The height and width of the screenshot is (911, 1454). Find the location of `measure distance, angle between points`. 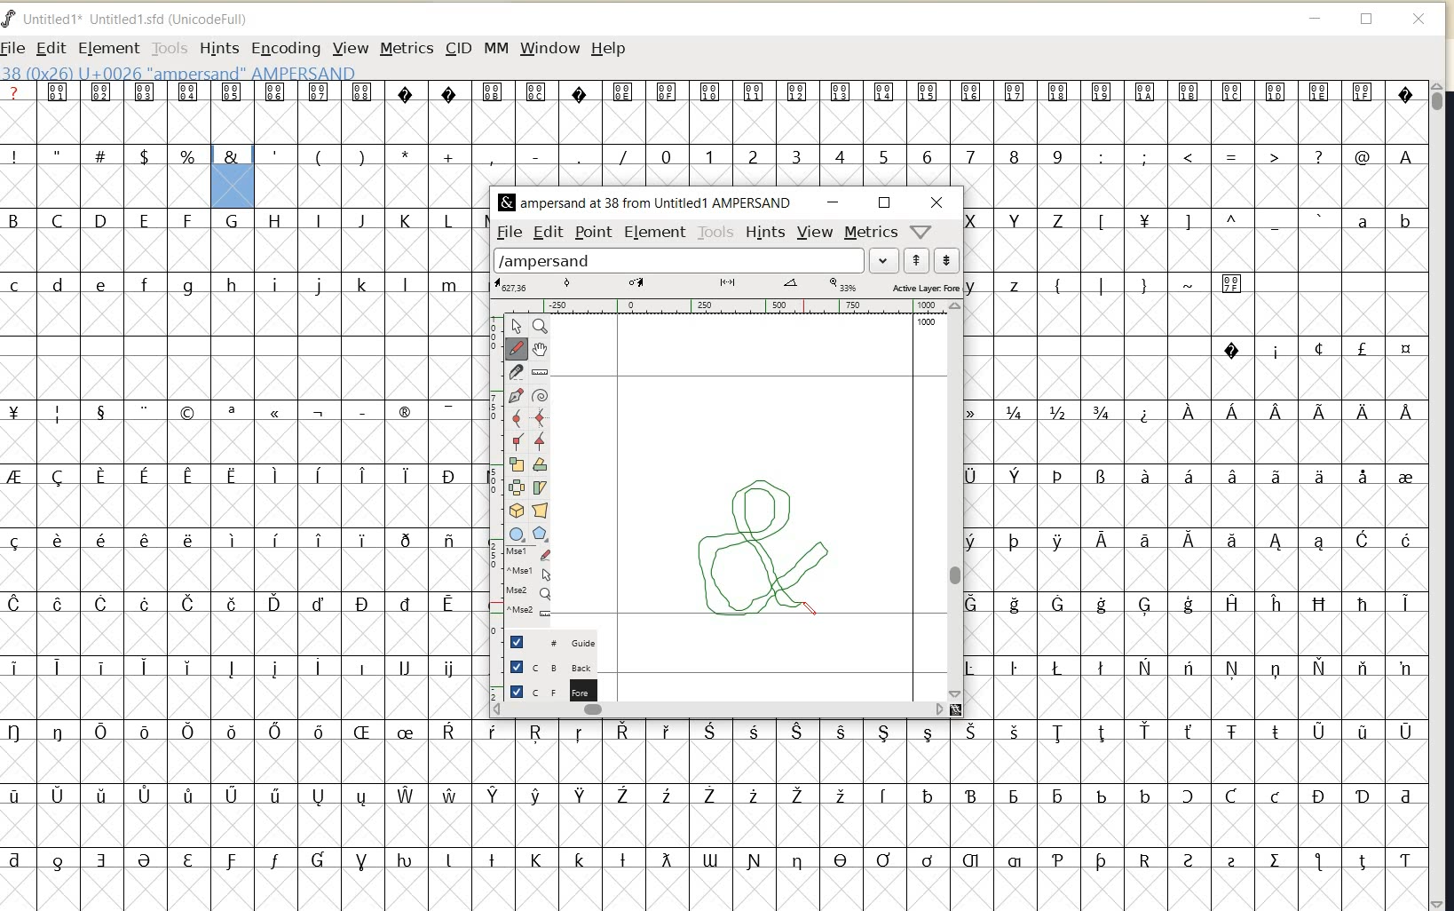

measure distance, angle between points is located at coordinates (540, 372).